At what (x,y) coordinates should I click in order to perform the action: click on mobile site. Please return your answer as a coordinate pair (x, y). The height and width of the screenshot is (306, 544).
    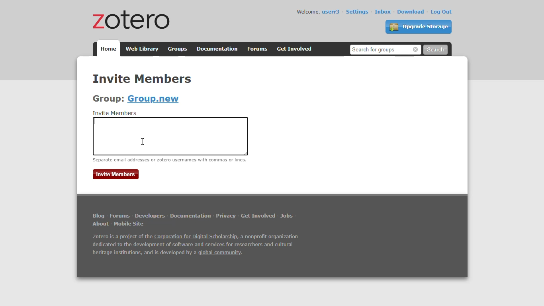
    Looking at the image, I should click on (130, 224).